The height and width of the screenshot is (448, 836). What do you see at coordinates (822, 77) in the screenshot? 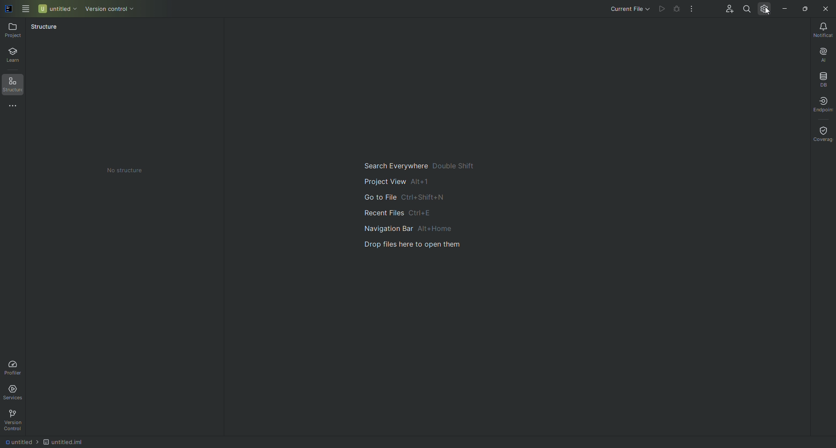
I see `Database` at bounding box center [822, 77].